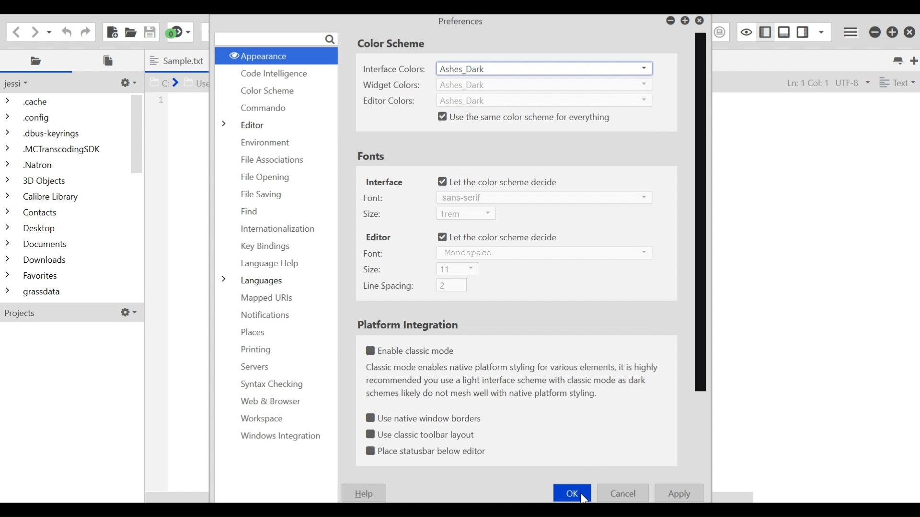 Image resolution: width=920 pixels, height=517 pixels. What do you see at coordinates (803, 82) in the screenshot?
I see `File Position` at bounding box center [803, 82].